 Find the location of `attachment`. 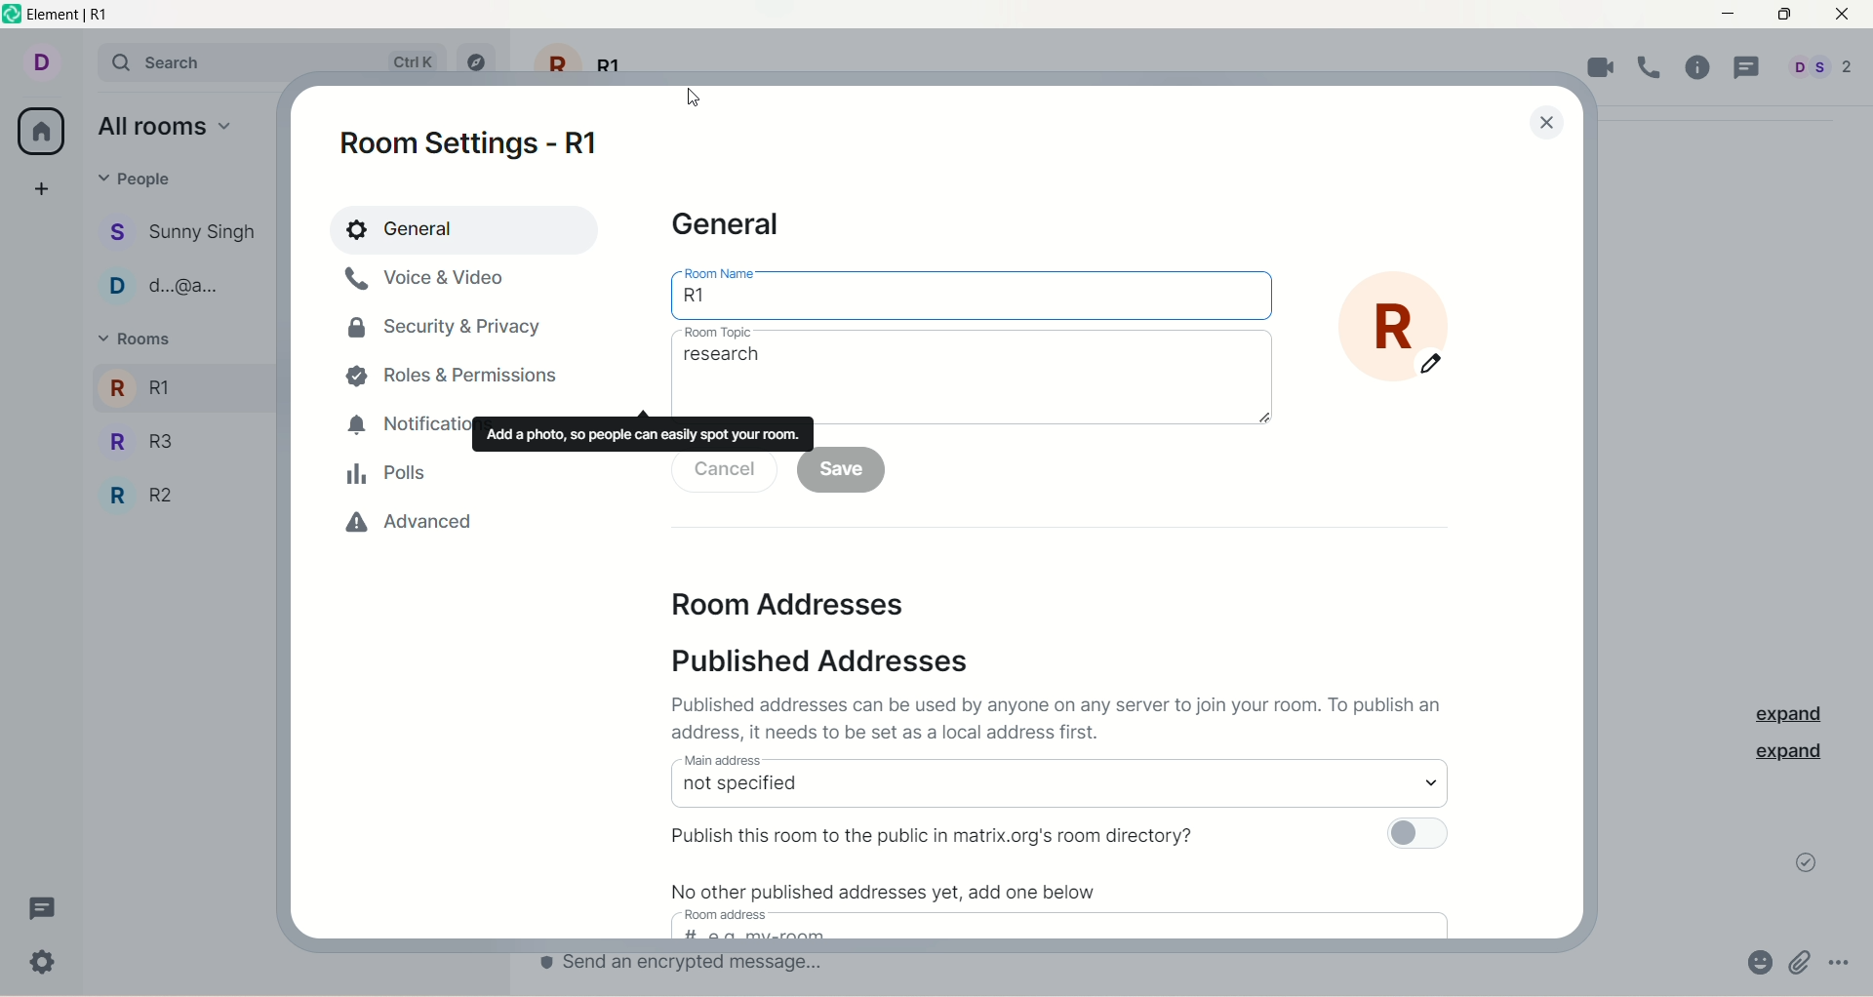

attachment is located at coordinates (1806, 960).